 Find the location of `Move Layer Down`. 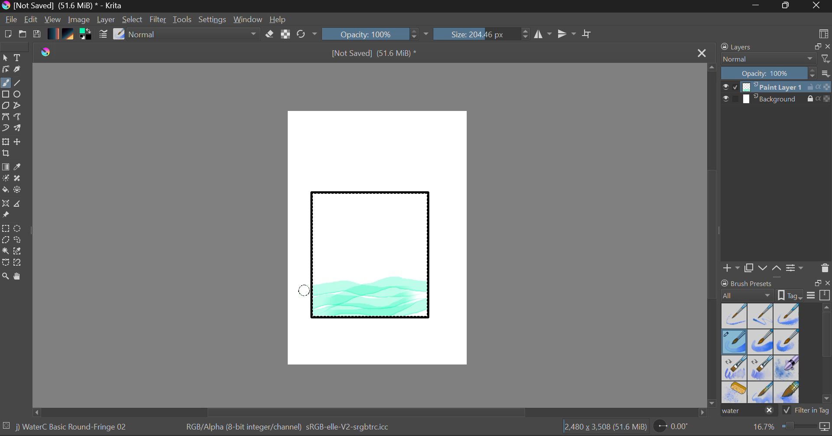

Move Layer Down is located at coordinates (764, 268).